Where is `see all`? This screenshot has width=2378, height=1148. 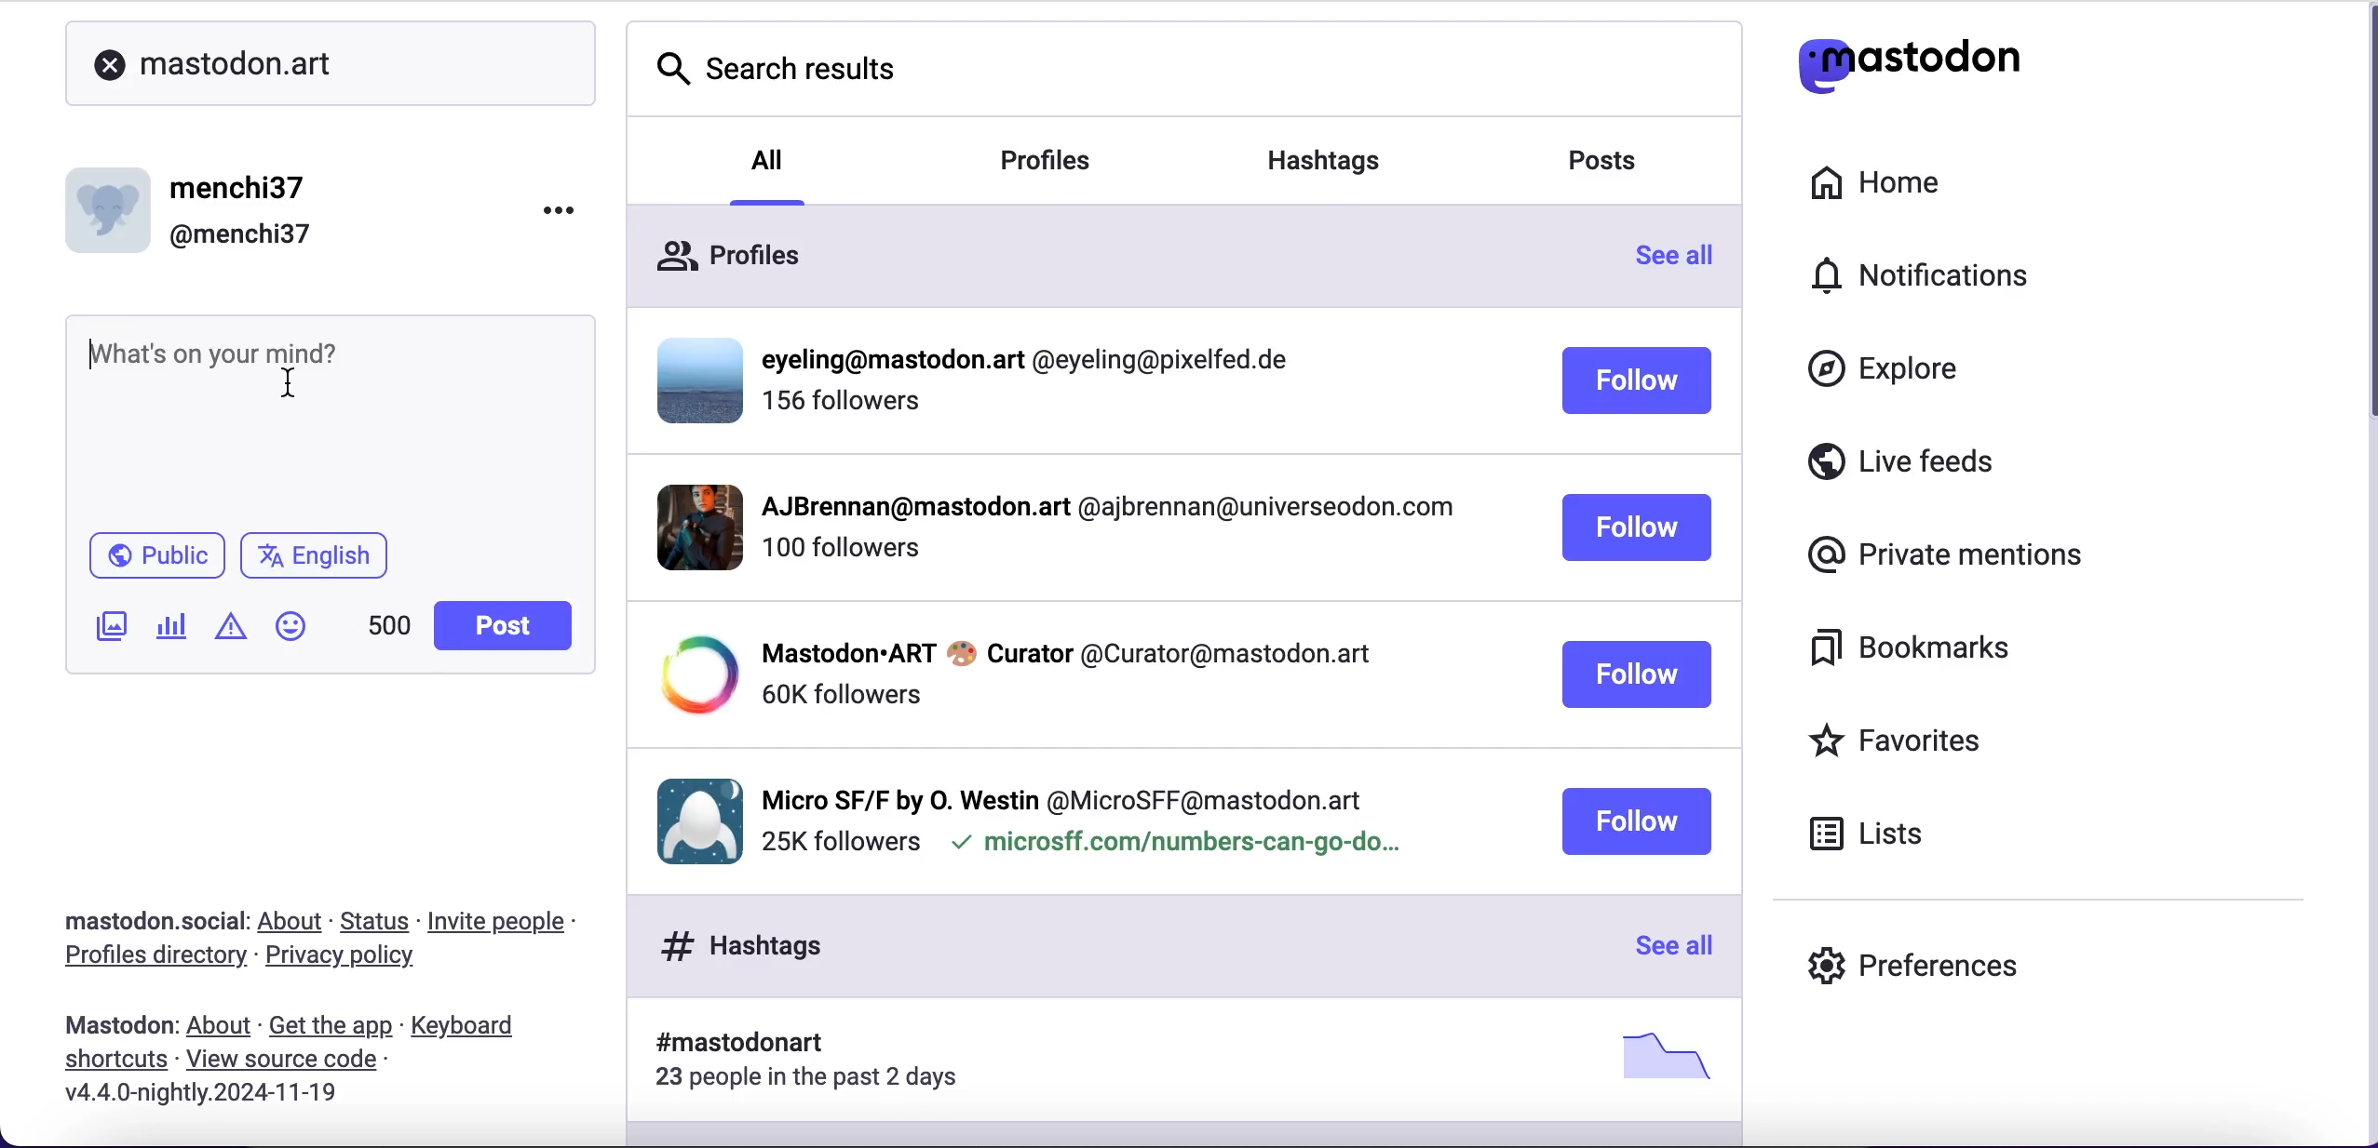
see all is located at coordinates (1688, 265).